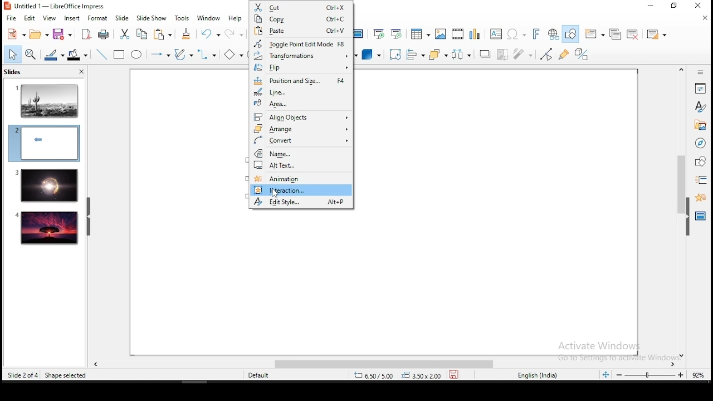  What do you see at coordinates (302, 153) in the screenshot?
I see `name` at bounding box center [302, 153].